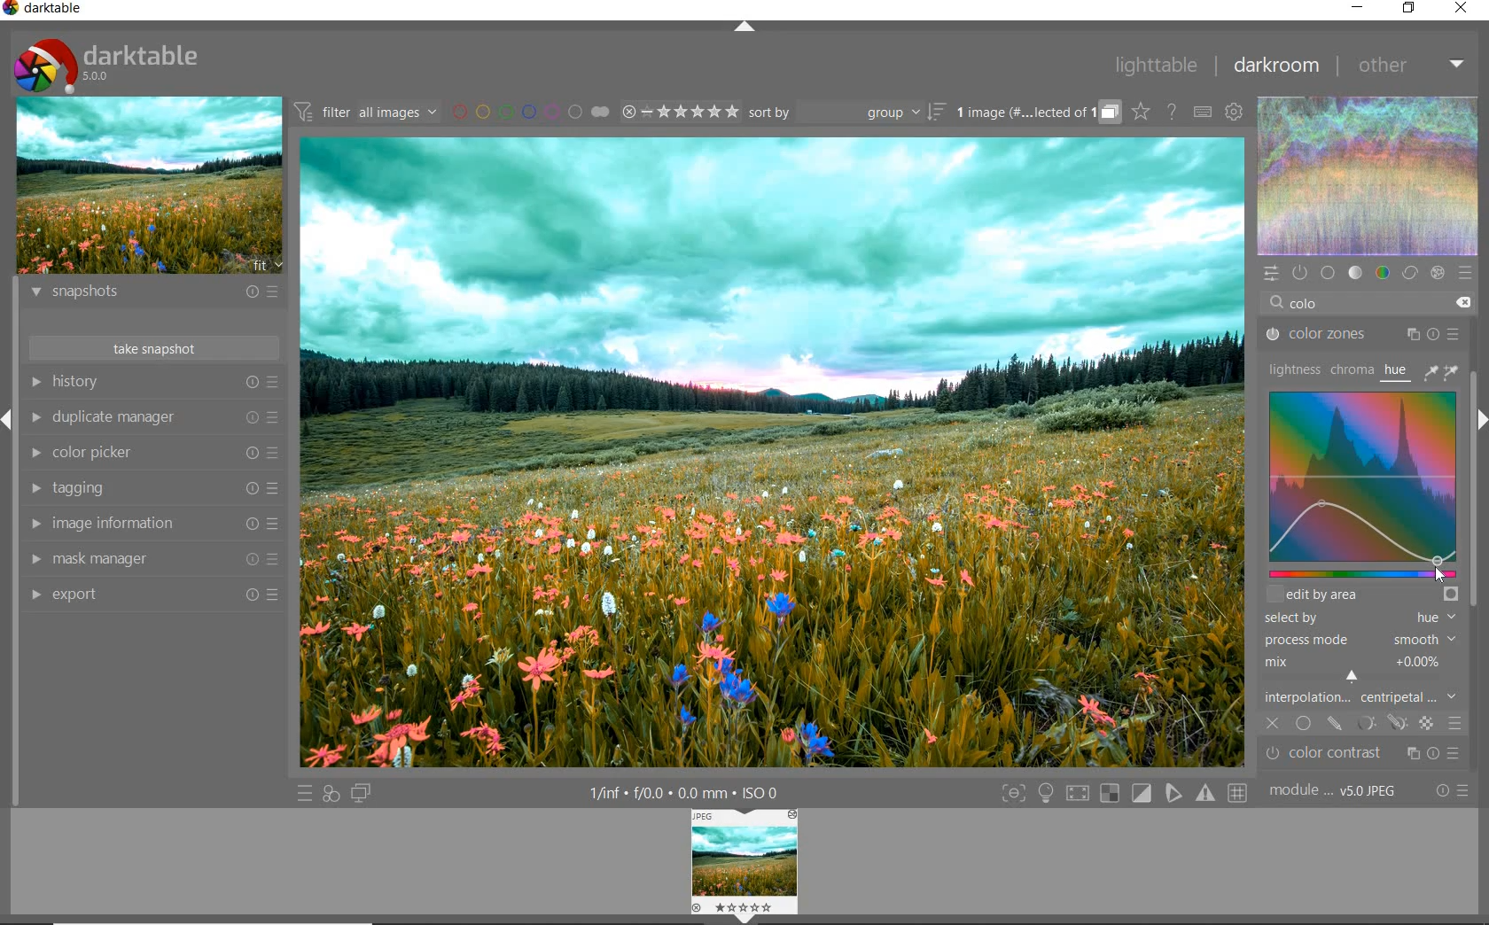 The height and width of the screenshot is (925, 1489). I want to click on off, so click(1274, 721).